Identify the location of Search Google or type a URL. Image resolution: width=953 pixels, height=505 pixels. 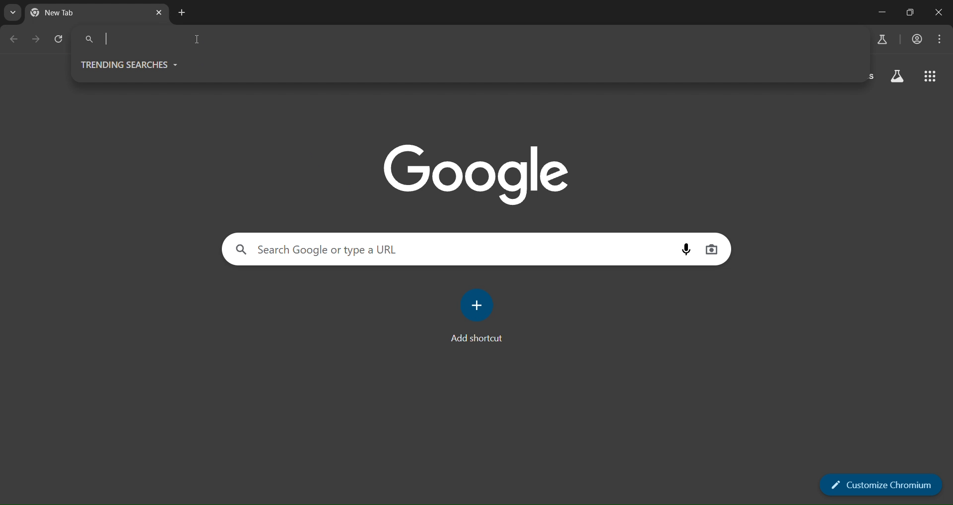
(447, 250).